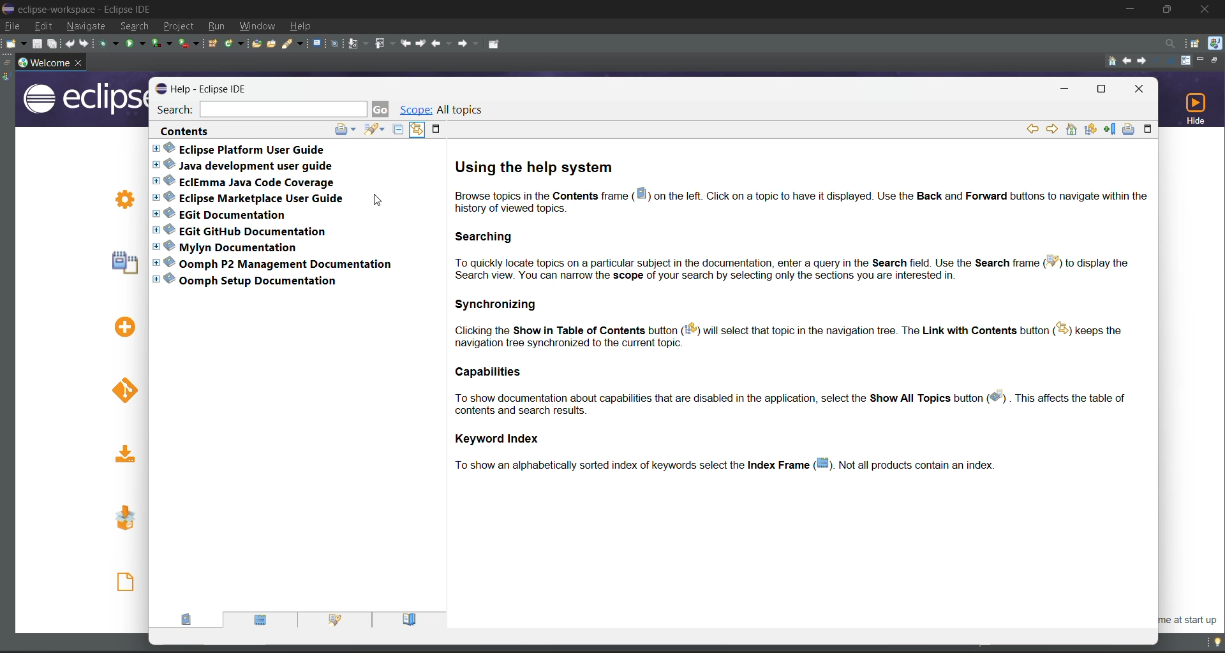 The height and width of the screenshot is (653, 1225). I want to click on Mylyn documentation, so click(225, 247).